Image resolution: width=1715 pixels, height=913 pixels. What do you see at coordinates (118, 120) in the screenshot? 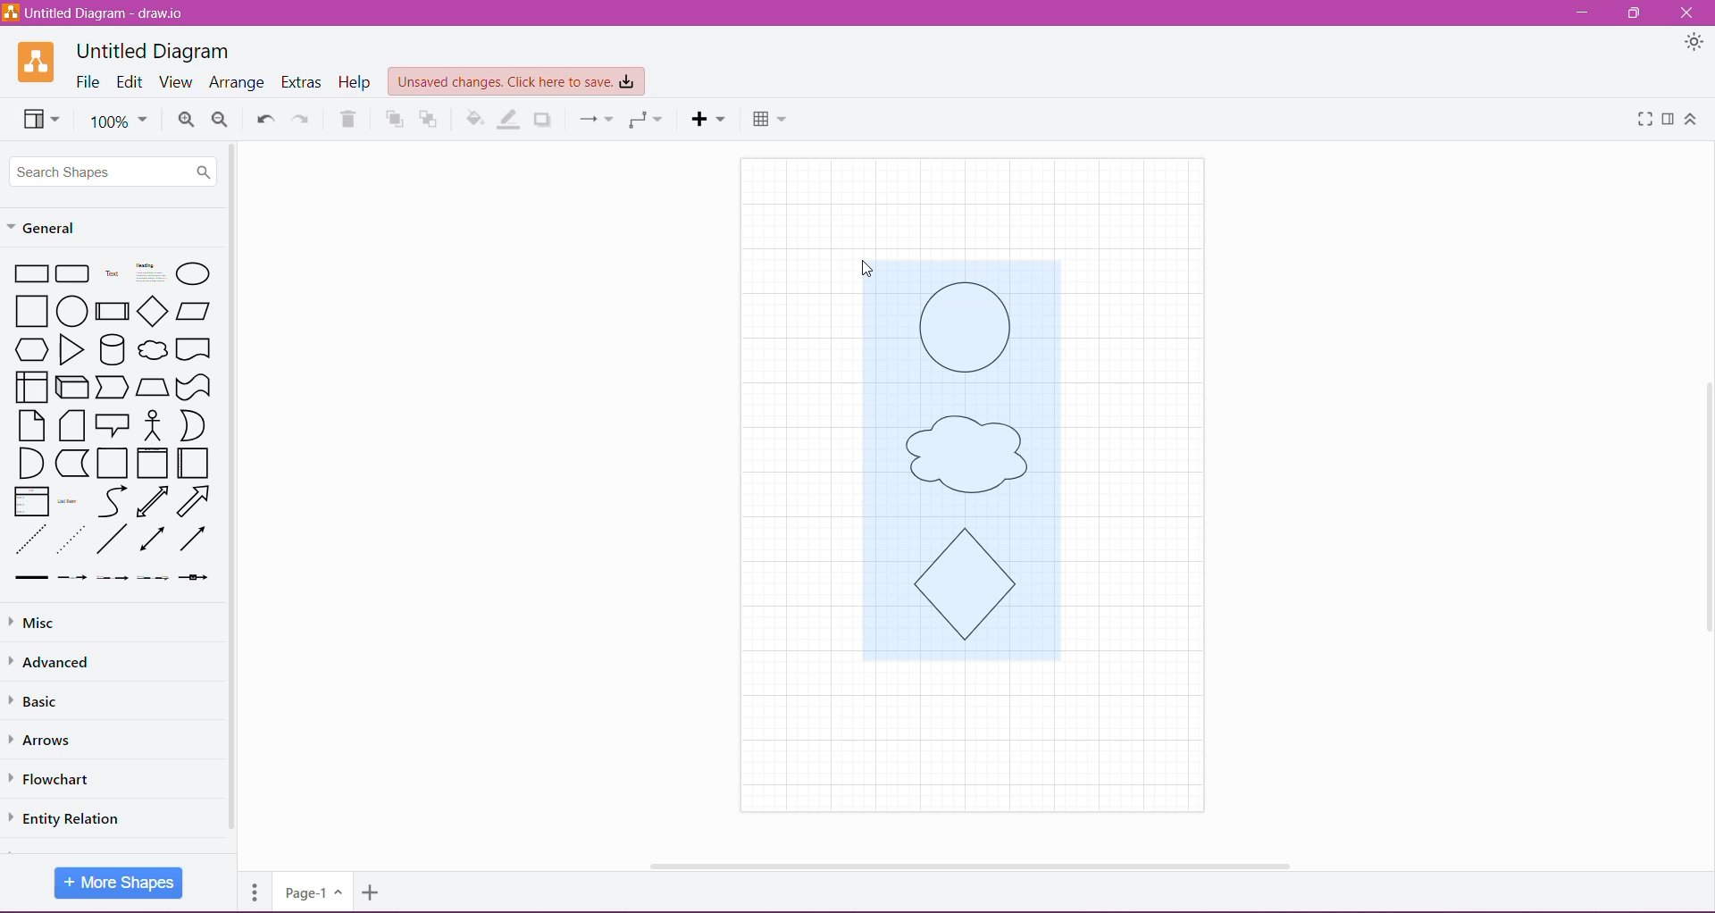
I see `Zoom` at bounding box center [118, 120].